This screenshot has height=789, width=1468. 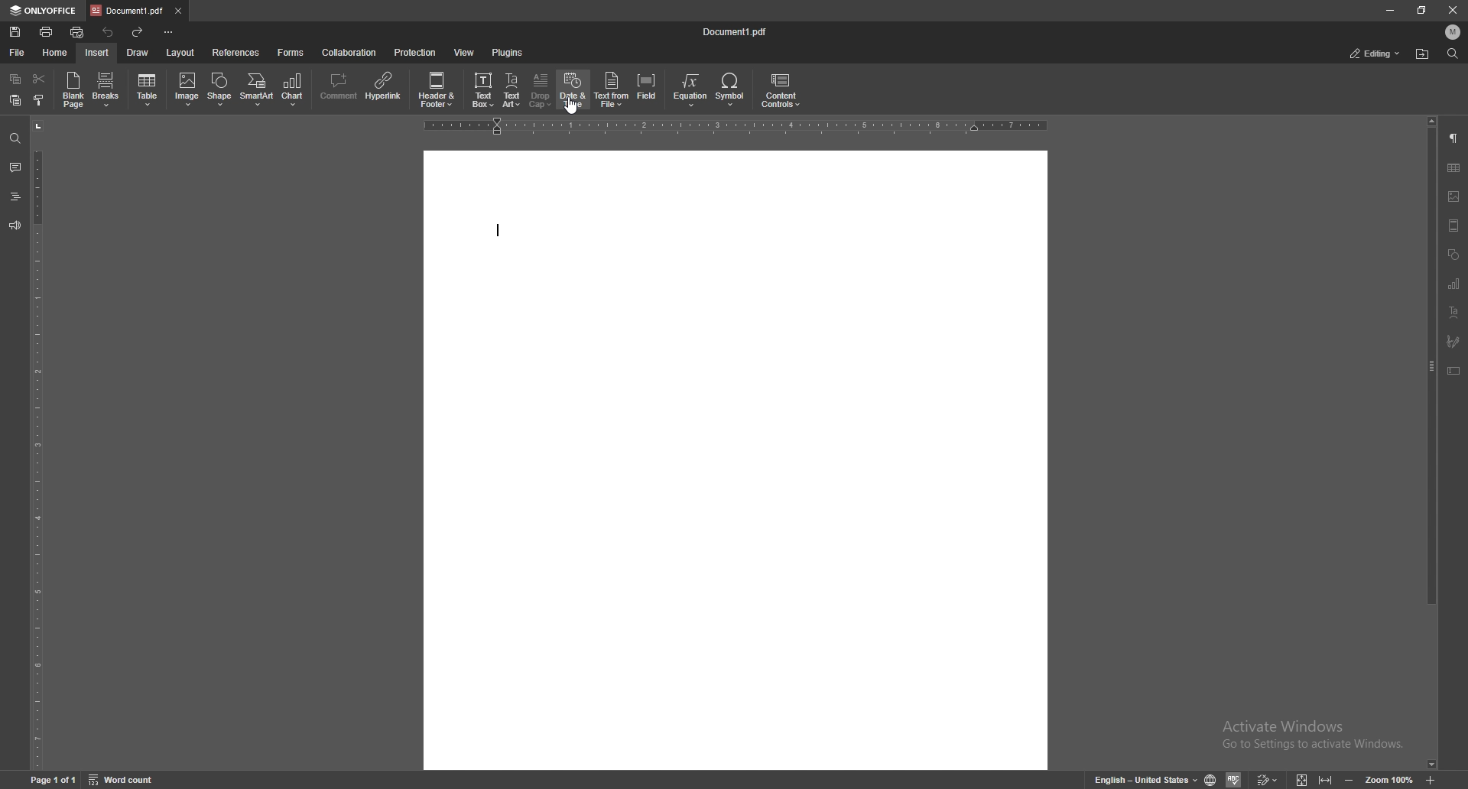 I want to click on track changes, so click(x=1266, y=778).